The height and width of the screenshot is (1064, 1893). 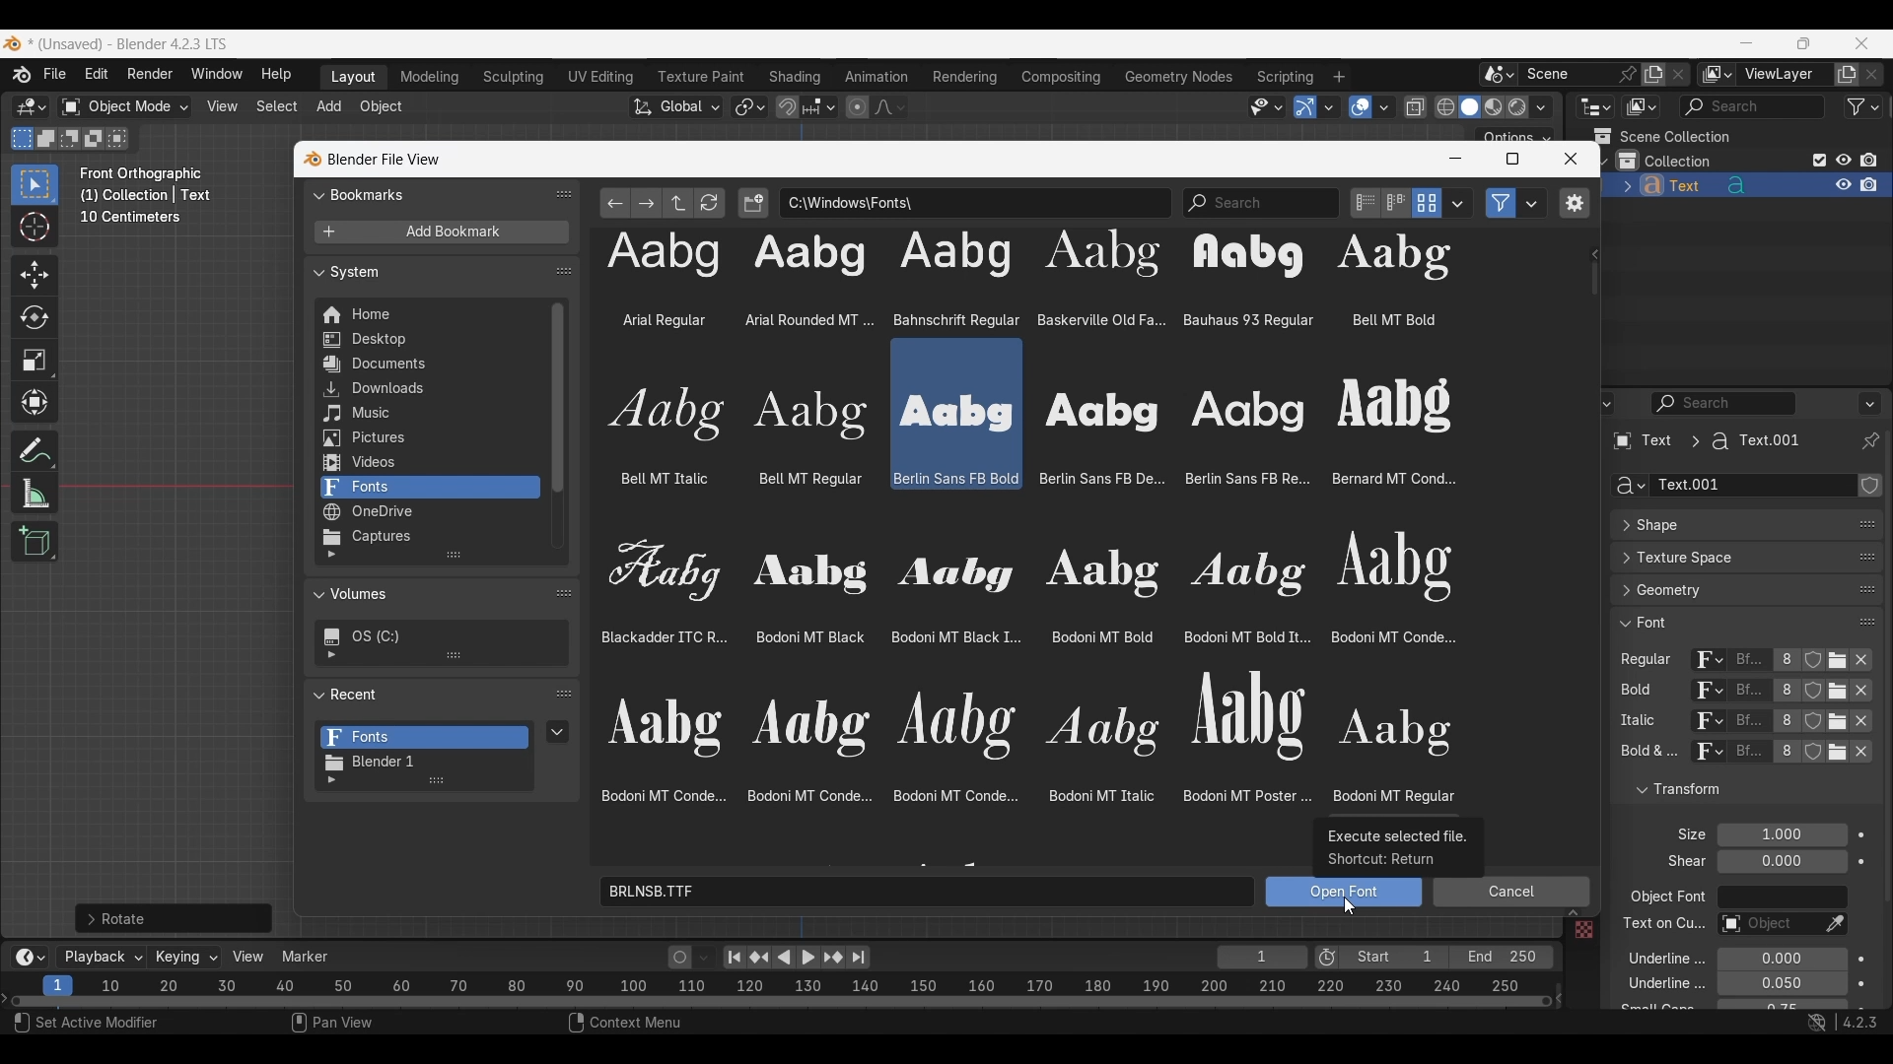 I want to click on File menu, so click(x=56, y=75).